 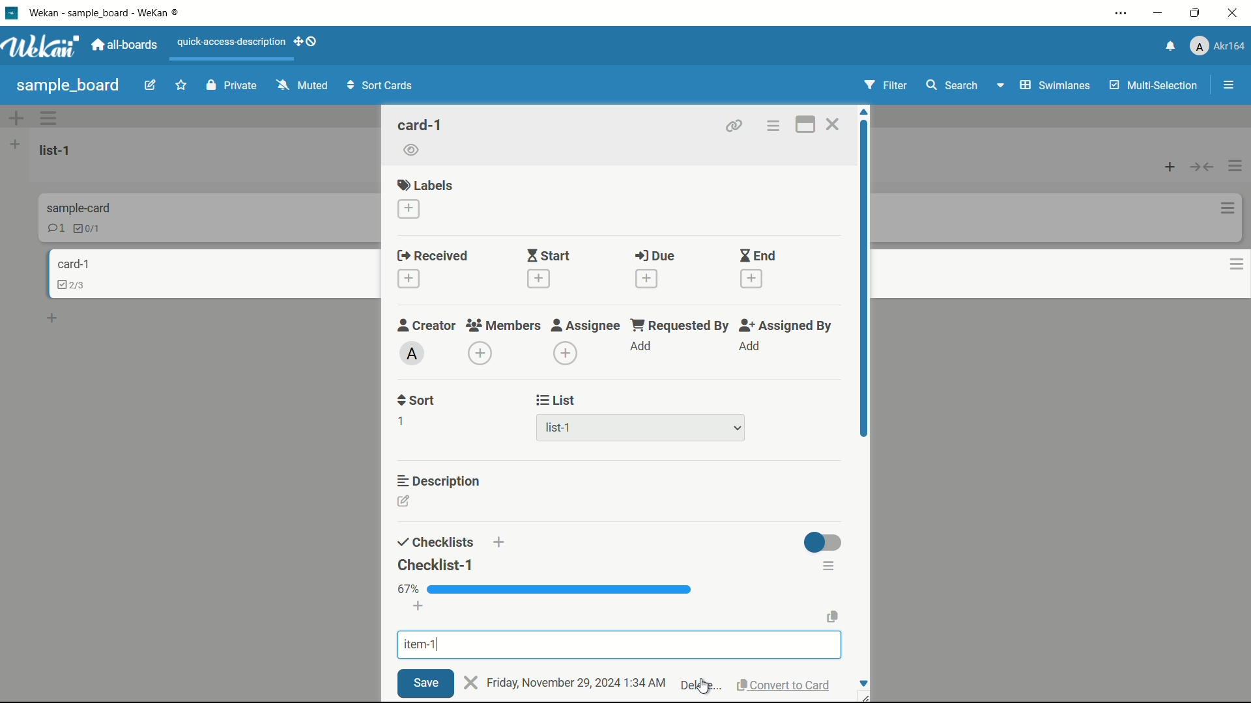 What do you see at coordinates (59, 150) in the screenshot?
I see `list name` at bounding box center [59, 150].